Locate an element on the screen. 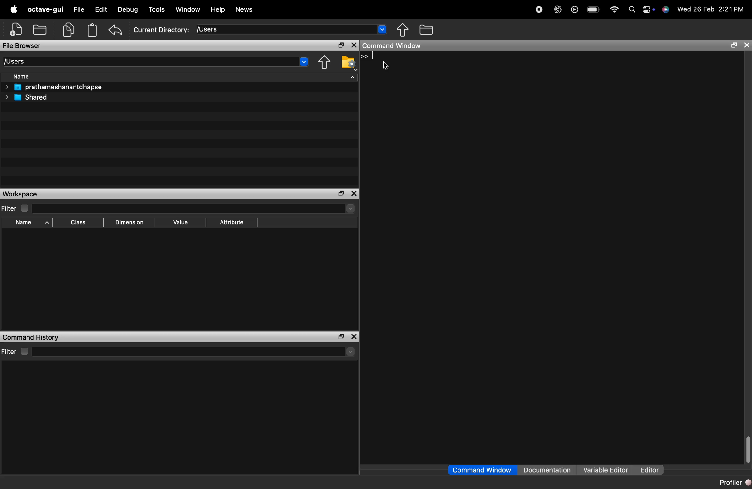 The image size is (752, 489). maximise is located at coordinates (338, 194).